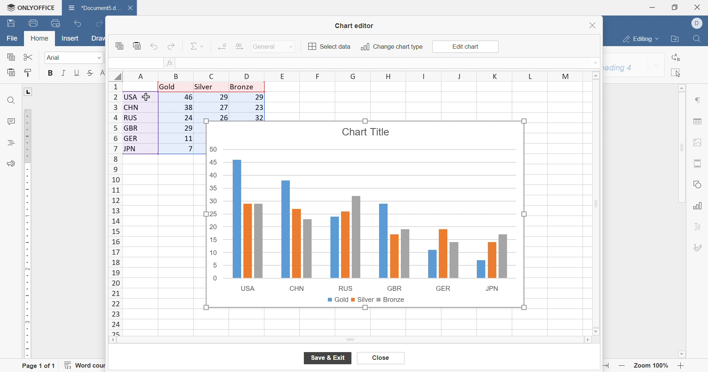 This screenshot has height=372, width=708. Describe the element at coordinates (366, 216) in the screenshot. I see `Chart` at that location.